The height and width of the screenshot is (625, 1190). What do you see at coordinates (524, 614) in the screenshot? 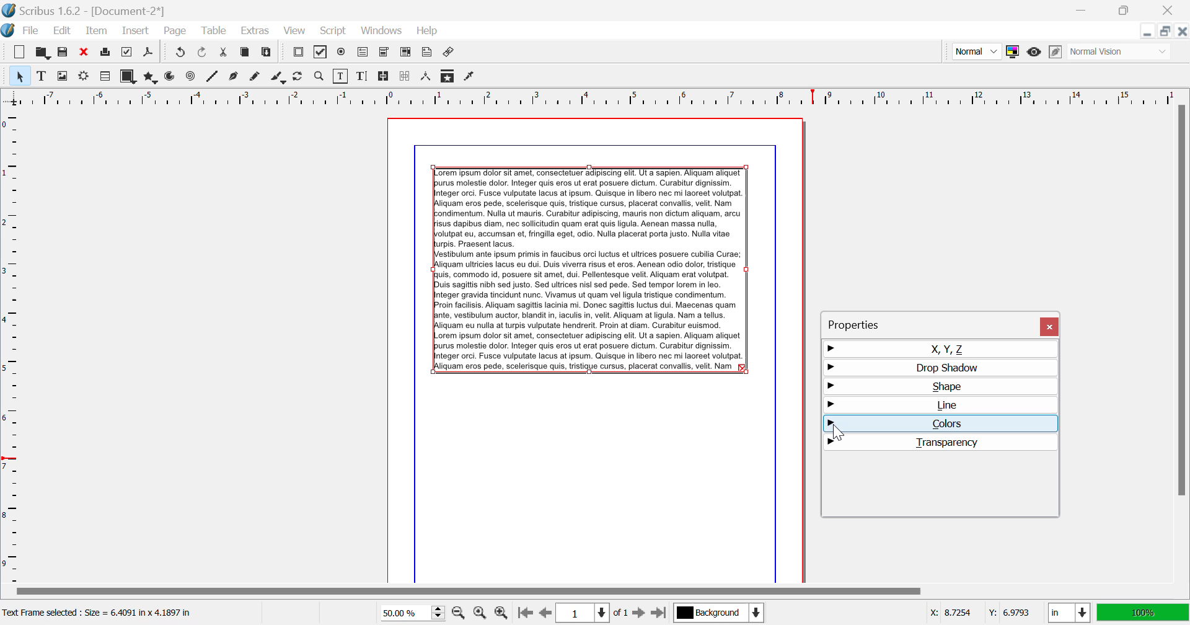
I see `First Page` at bounding box center [524, 614].